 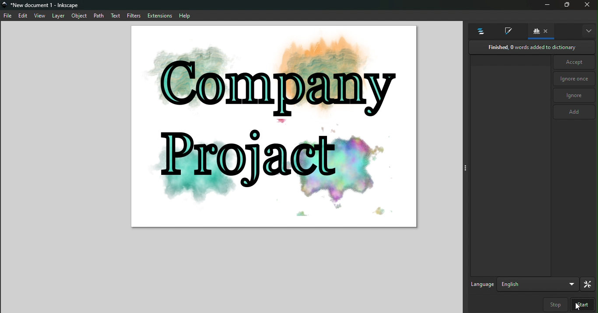 I want to click on Drop down, so click(x=538, y=284).